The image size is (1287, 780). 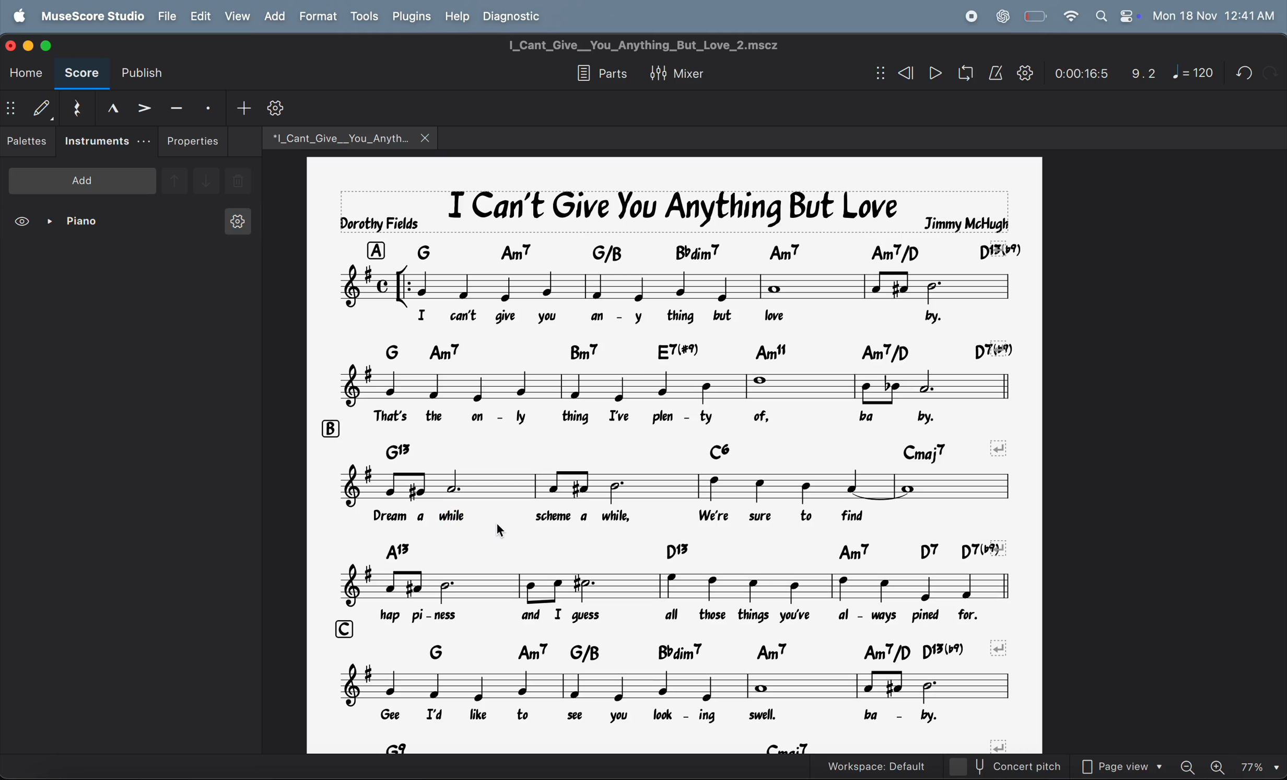 I want to click on text cursor, so click(x=494, y=533).